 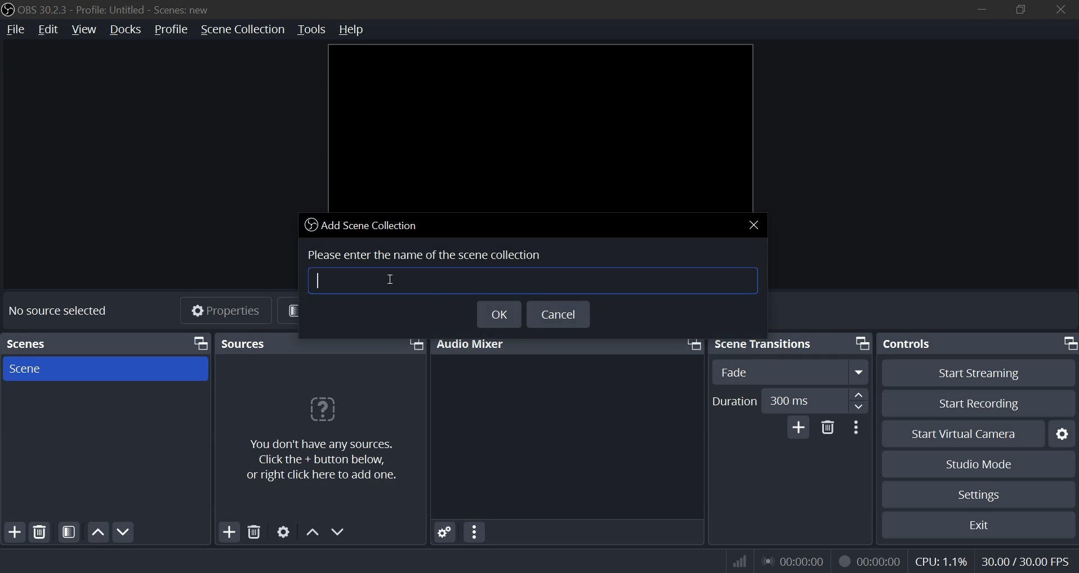 What do you see at coordinates (329, 460) in the screenshot?
I see `You don't have any sources.
Click the + button below,
or right click here to add one.` at bounding box center [329, 460].